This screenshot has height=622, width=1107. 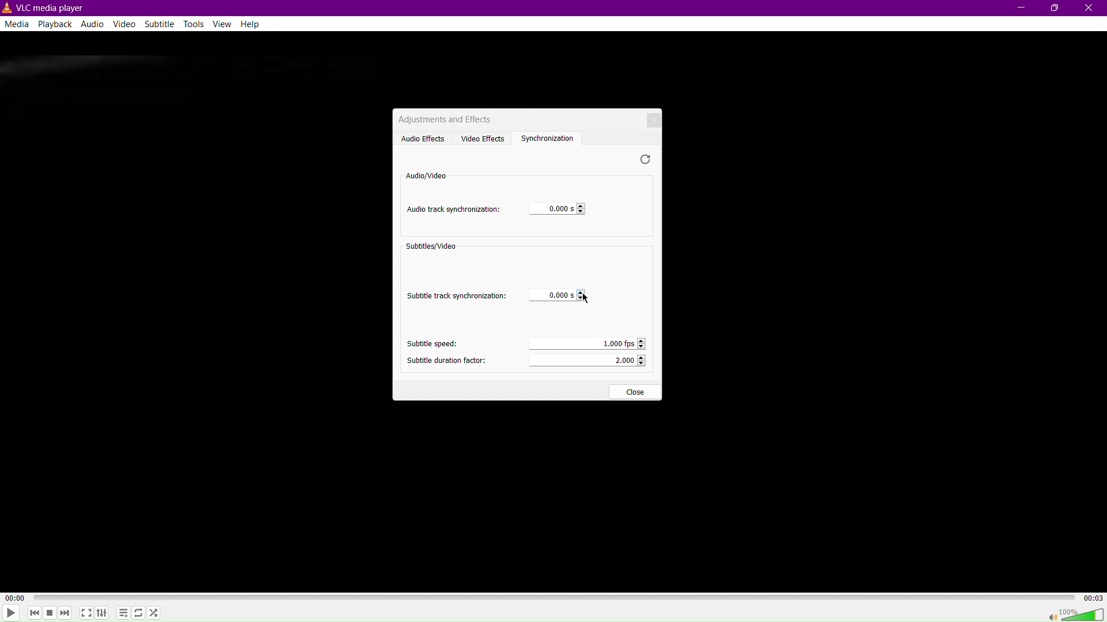 I want to click on total/remaining time, so click(x=1094, y=598).